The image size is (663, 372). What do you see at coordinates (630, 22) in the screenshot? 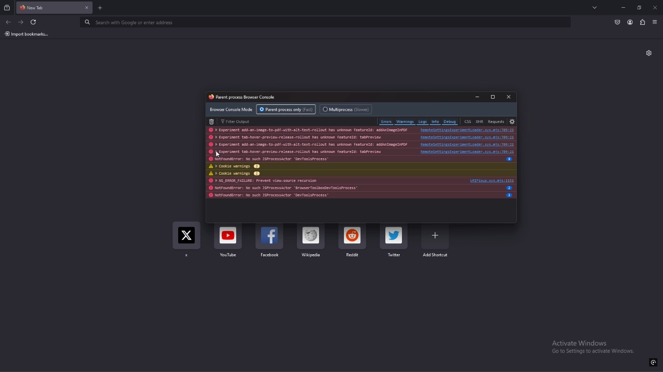
I see `profile` at bounding box center [630, 22].